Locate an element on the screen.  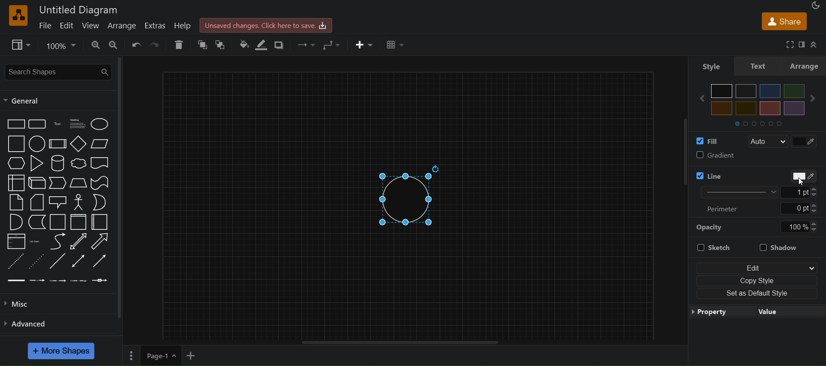
connection is located at coordinates (303, 43).